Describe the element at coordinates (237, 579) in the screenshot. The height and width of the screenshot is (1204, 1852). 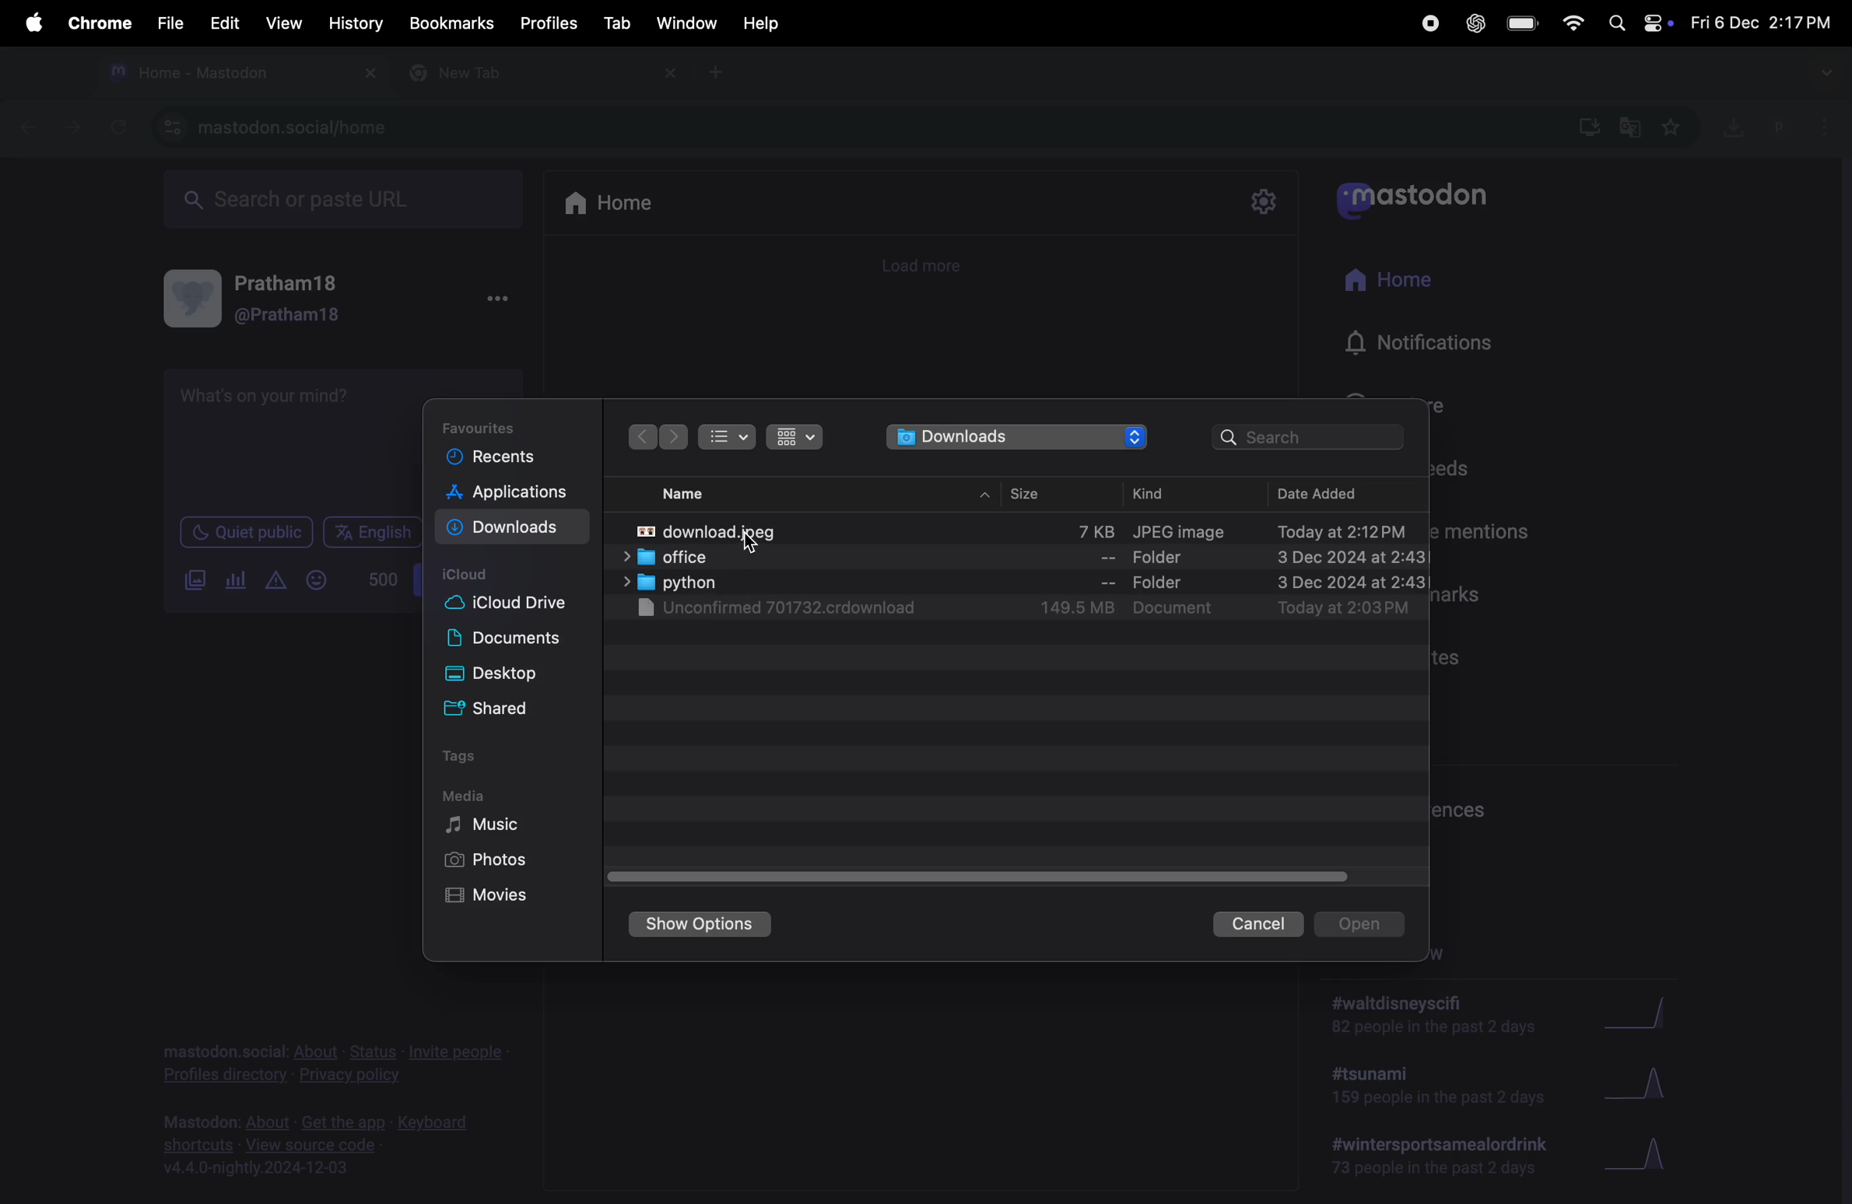
I see `pole` at that location.